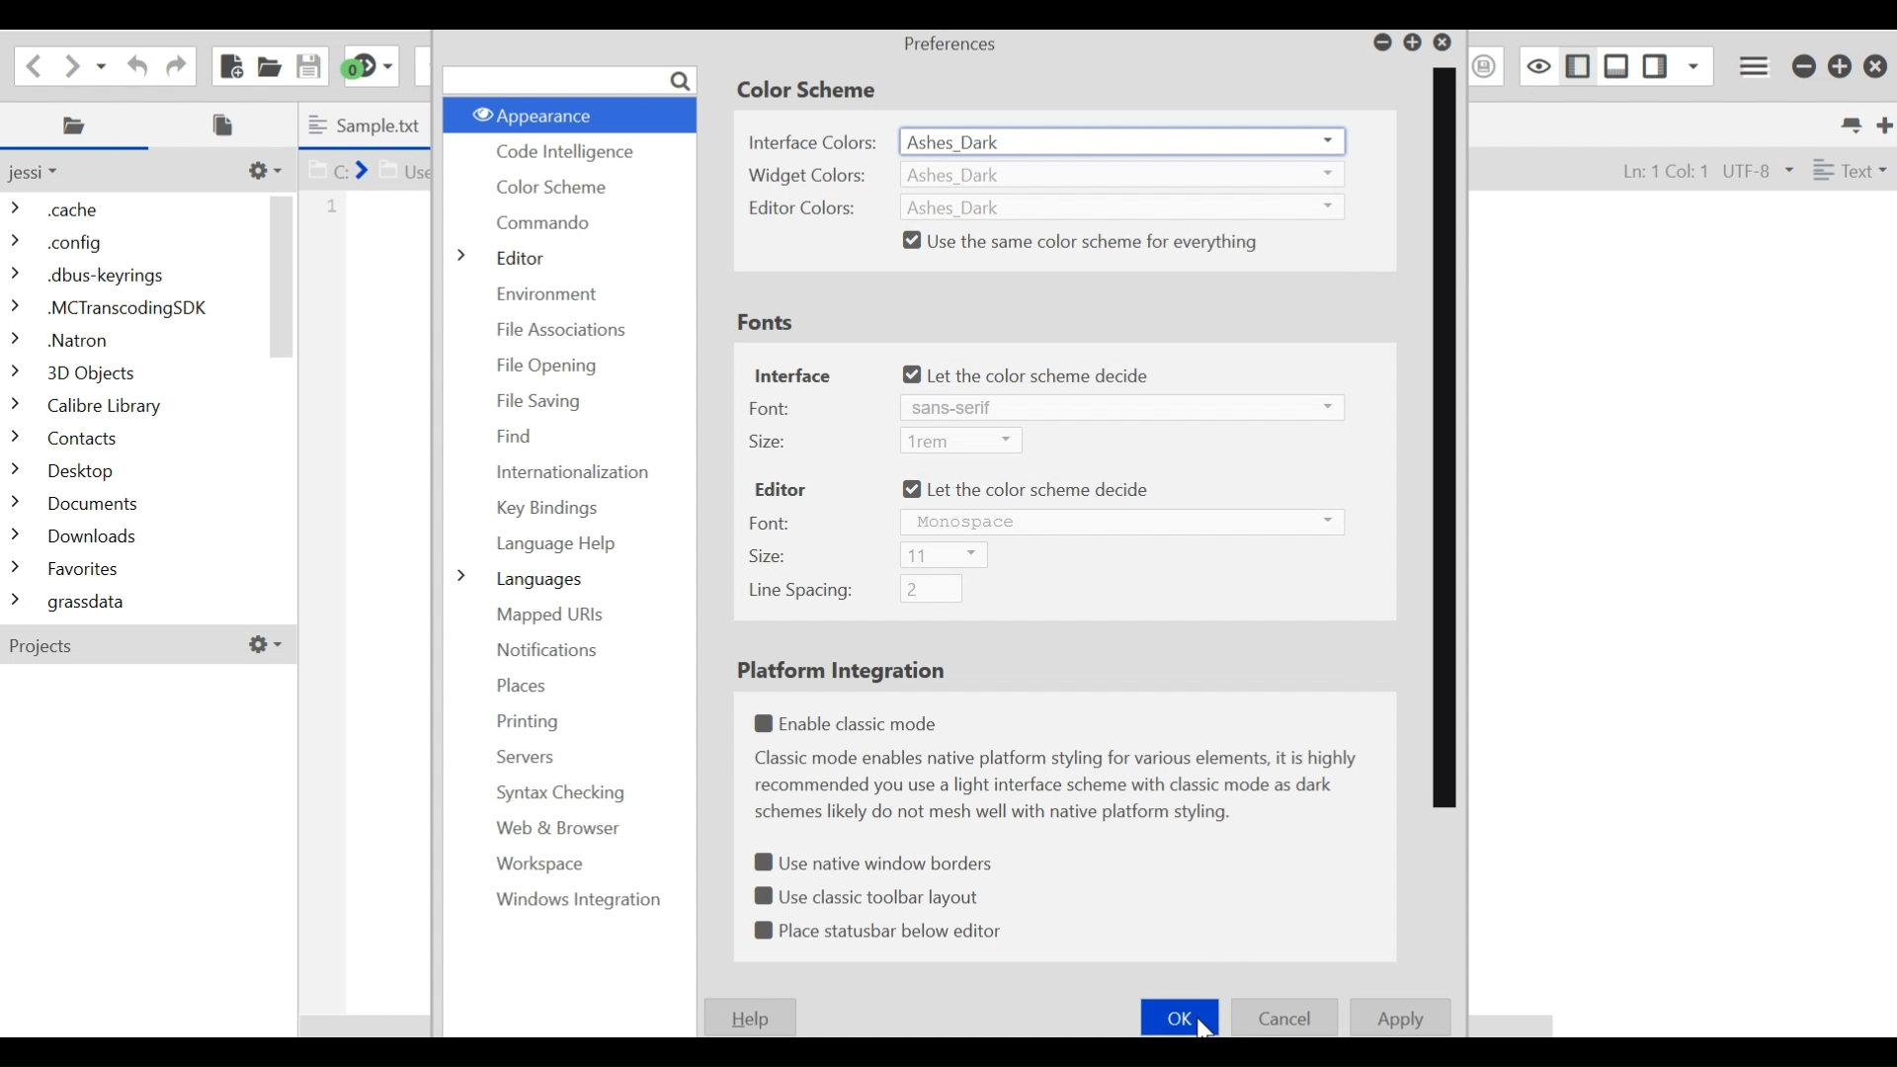  Describe the element at coordinates (951, 44) in the screenshot. I see `Preferences` at that location.